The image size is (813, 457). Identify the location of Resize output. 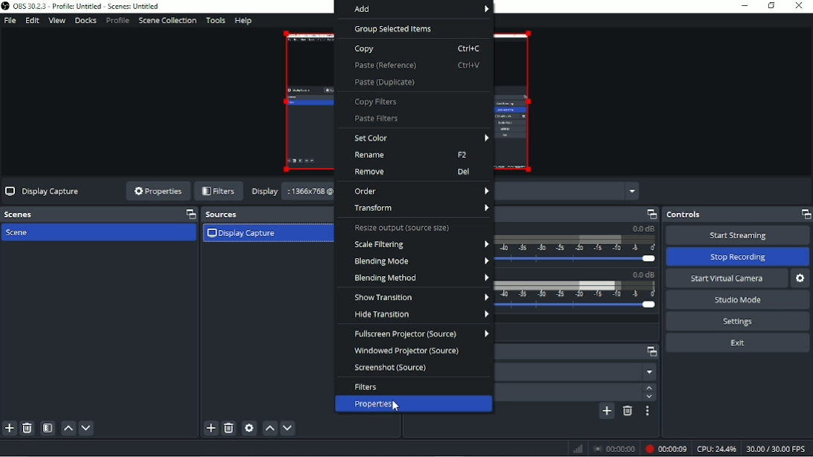
(404, 228).